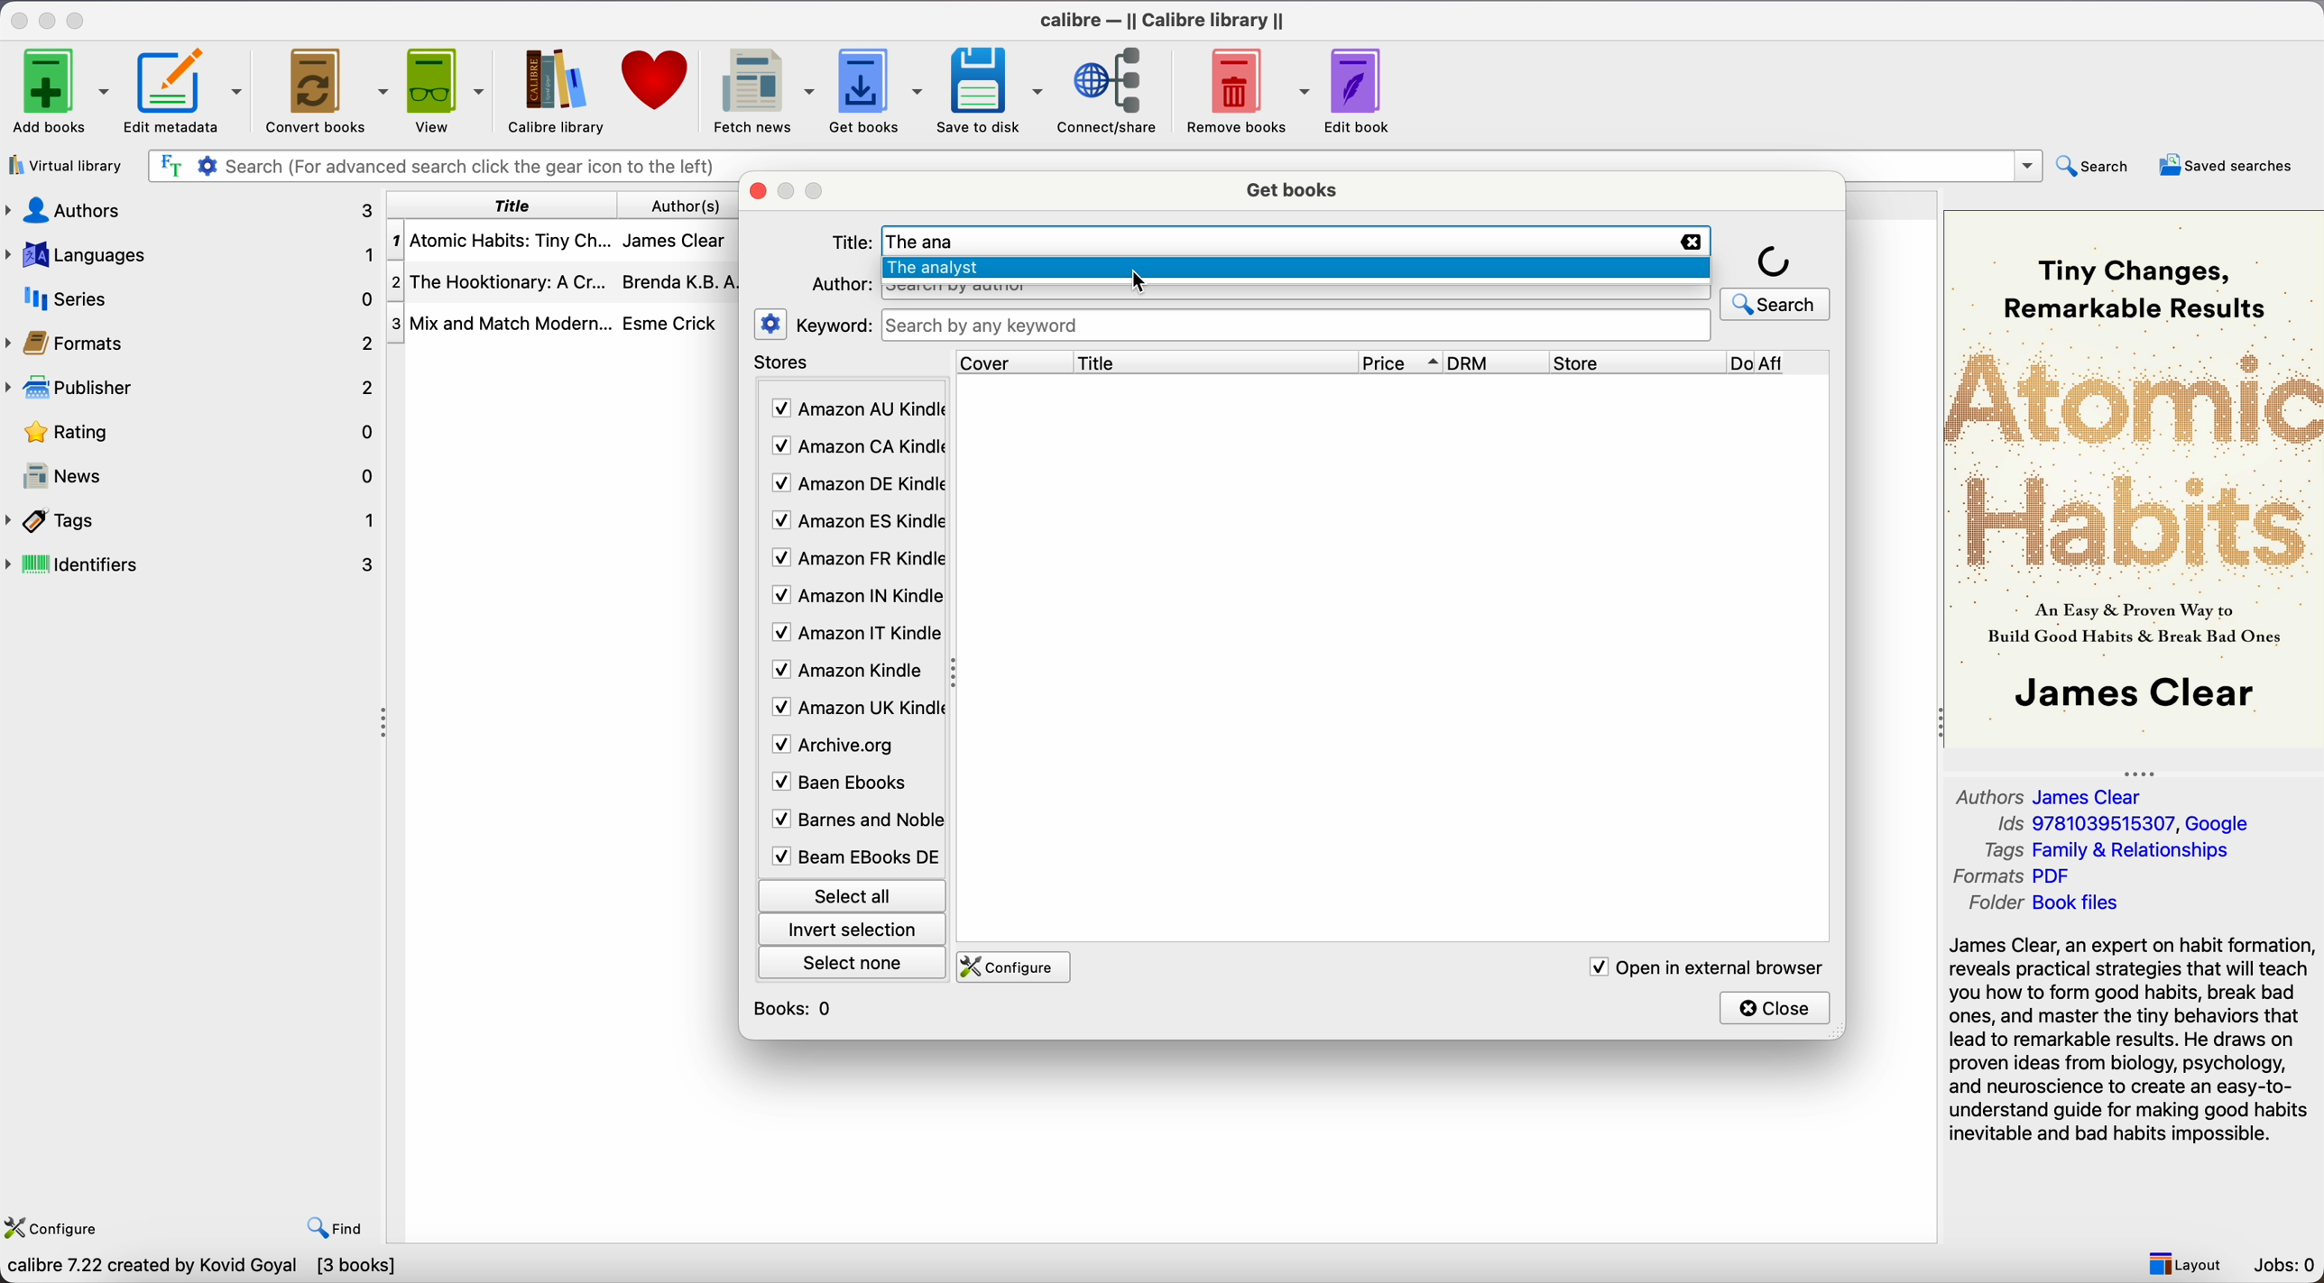  What do you see at coordinates (2134, 477) in the screenshot?
I see `Book cover preview` at bounding box center [2134, 477].